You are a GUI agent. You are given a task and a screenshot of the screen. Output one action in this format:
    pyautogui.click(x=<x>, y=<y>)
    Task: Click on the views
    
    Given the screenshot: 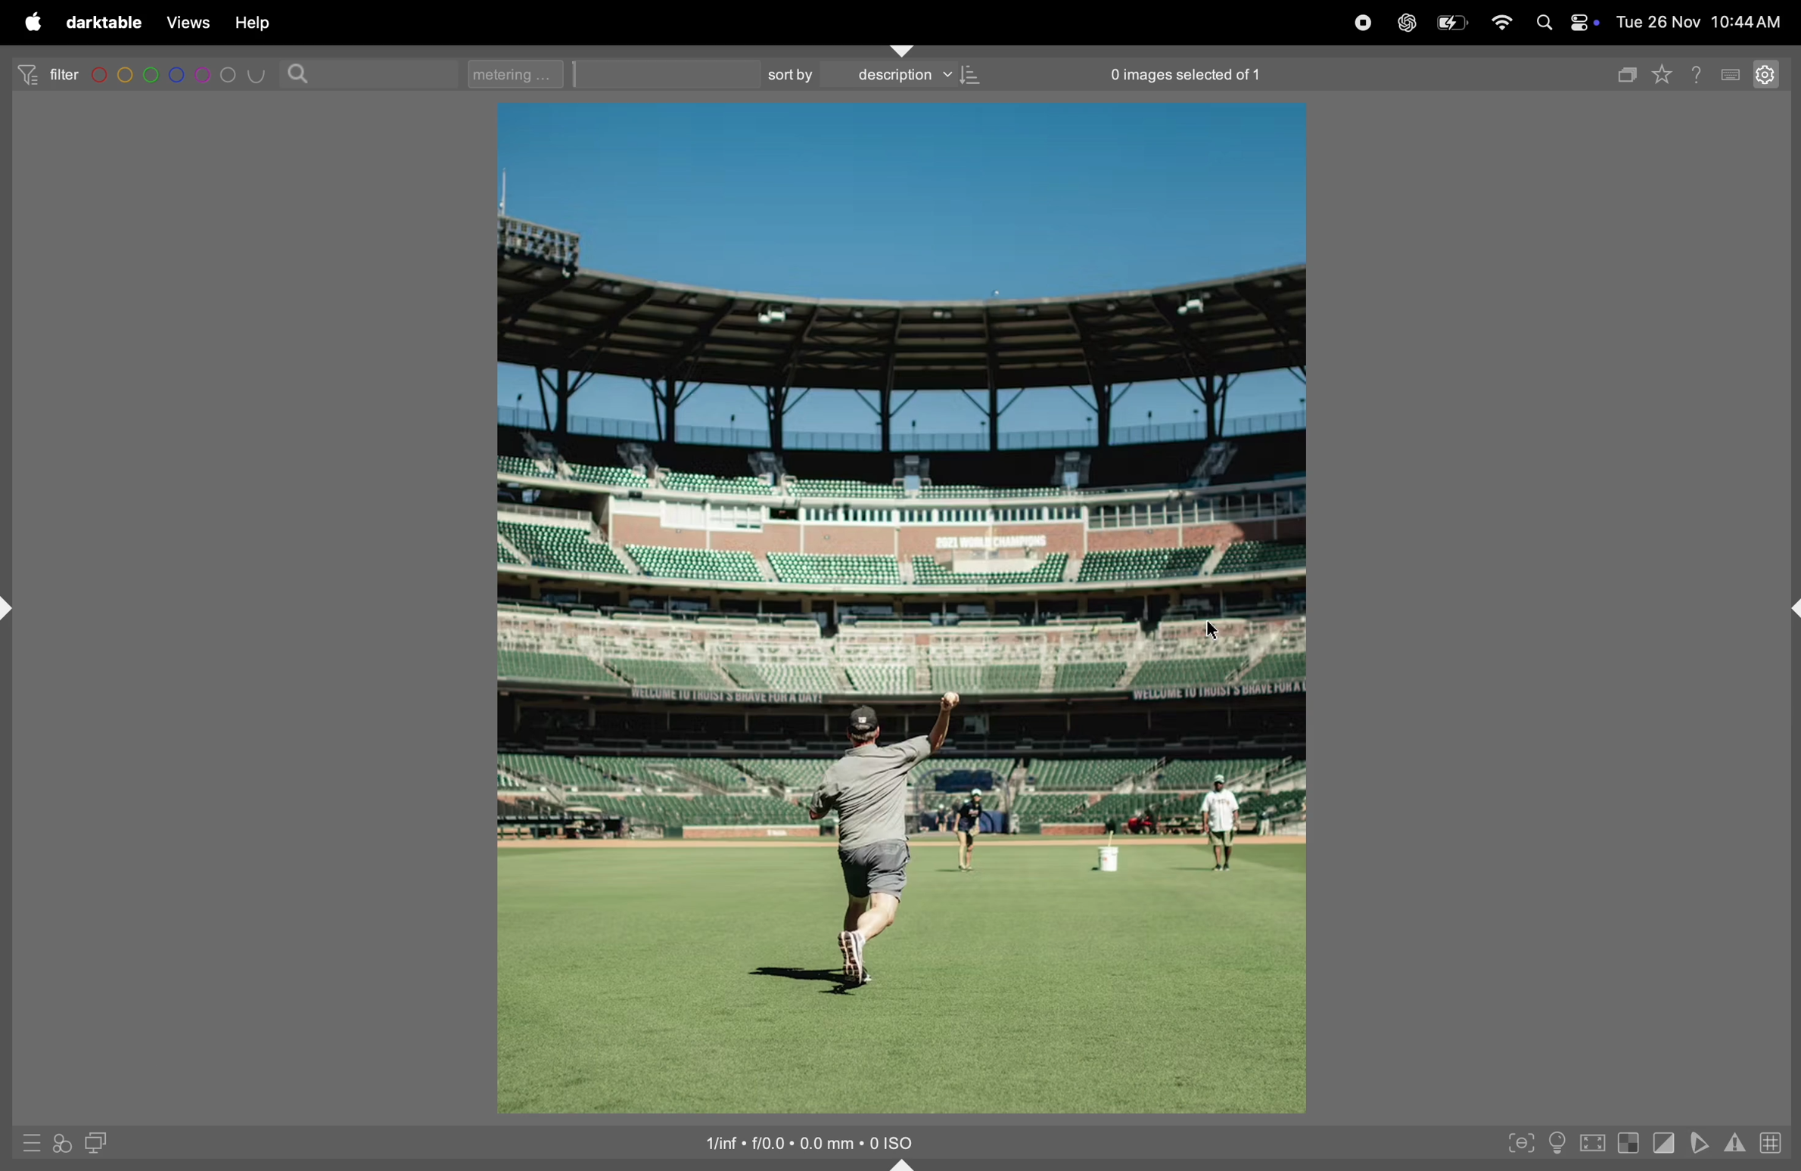 What is the action you would take?
    pyautogui.click(x=188, y=23)
    